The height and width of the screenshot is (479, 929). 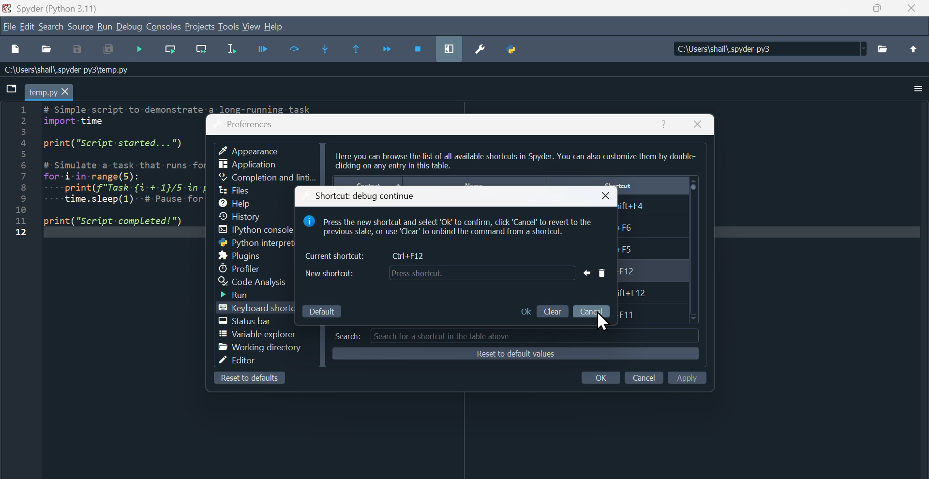 What do you see at coordinates (390, 46) in the screenshot?
I see `Continue execution until next function` at bounding box center [390, 46].